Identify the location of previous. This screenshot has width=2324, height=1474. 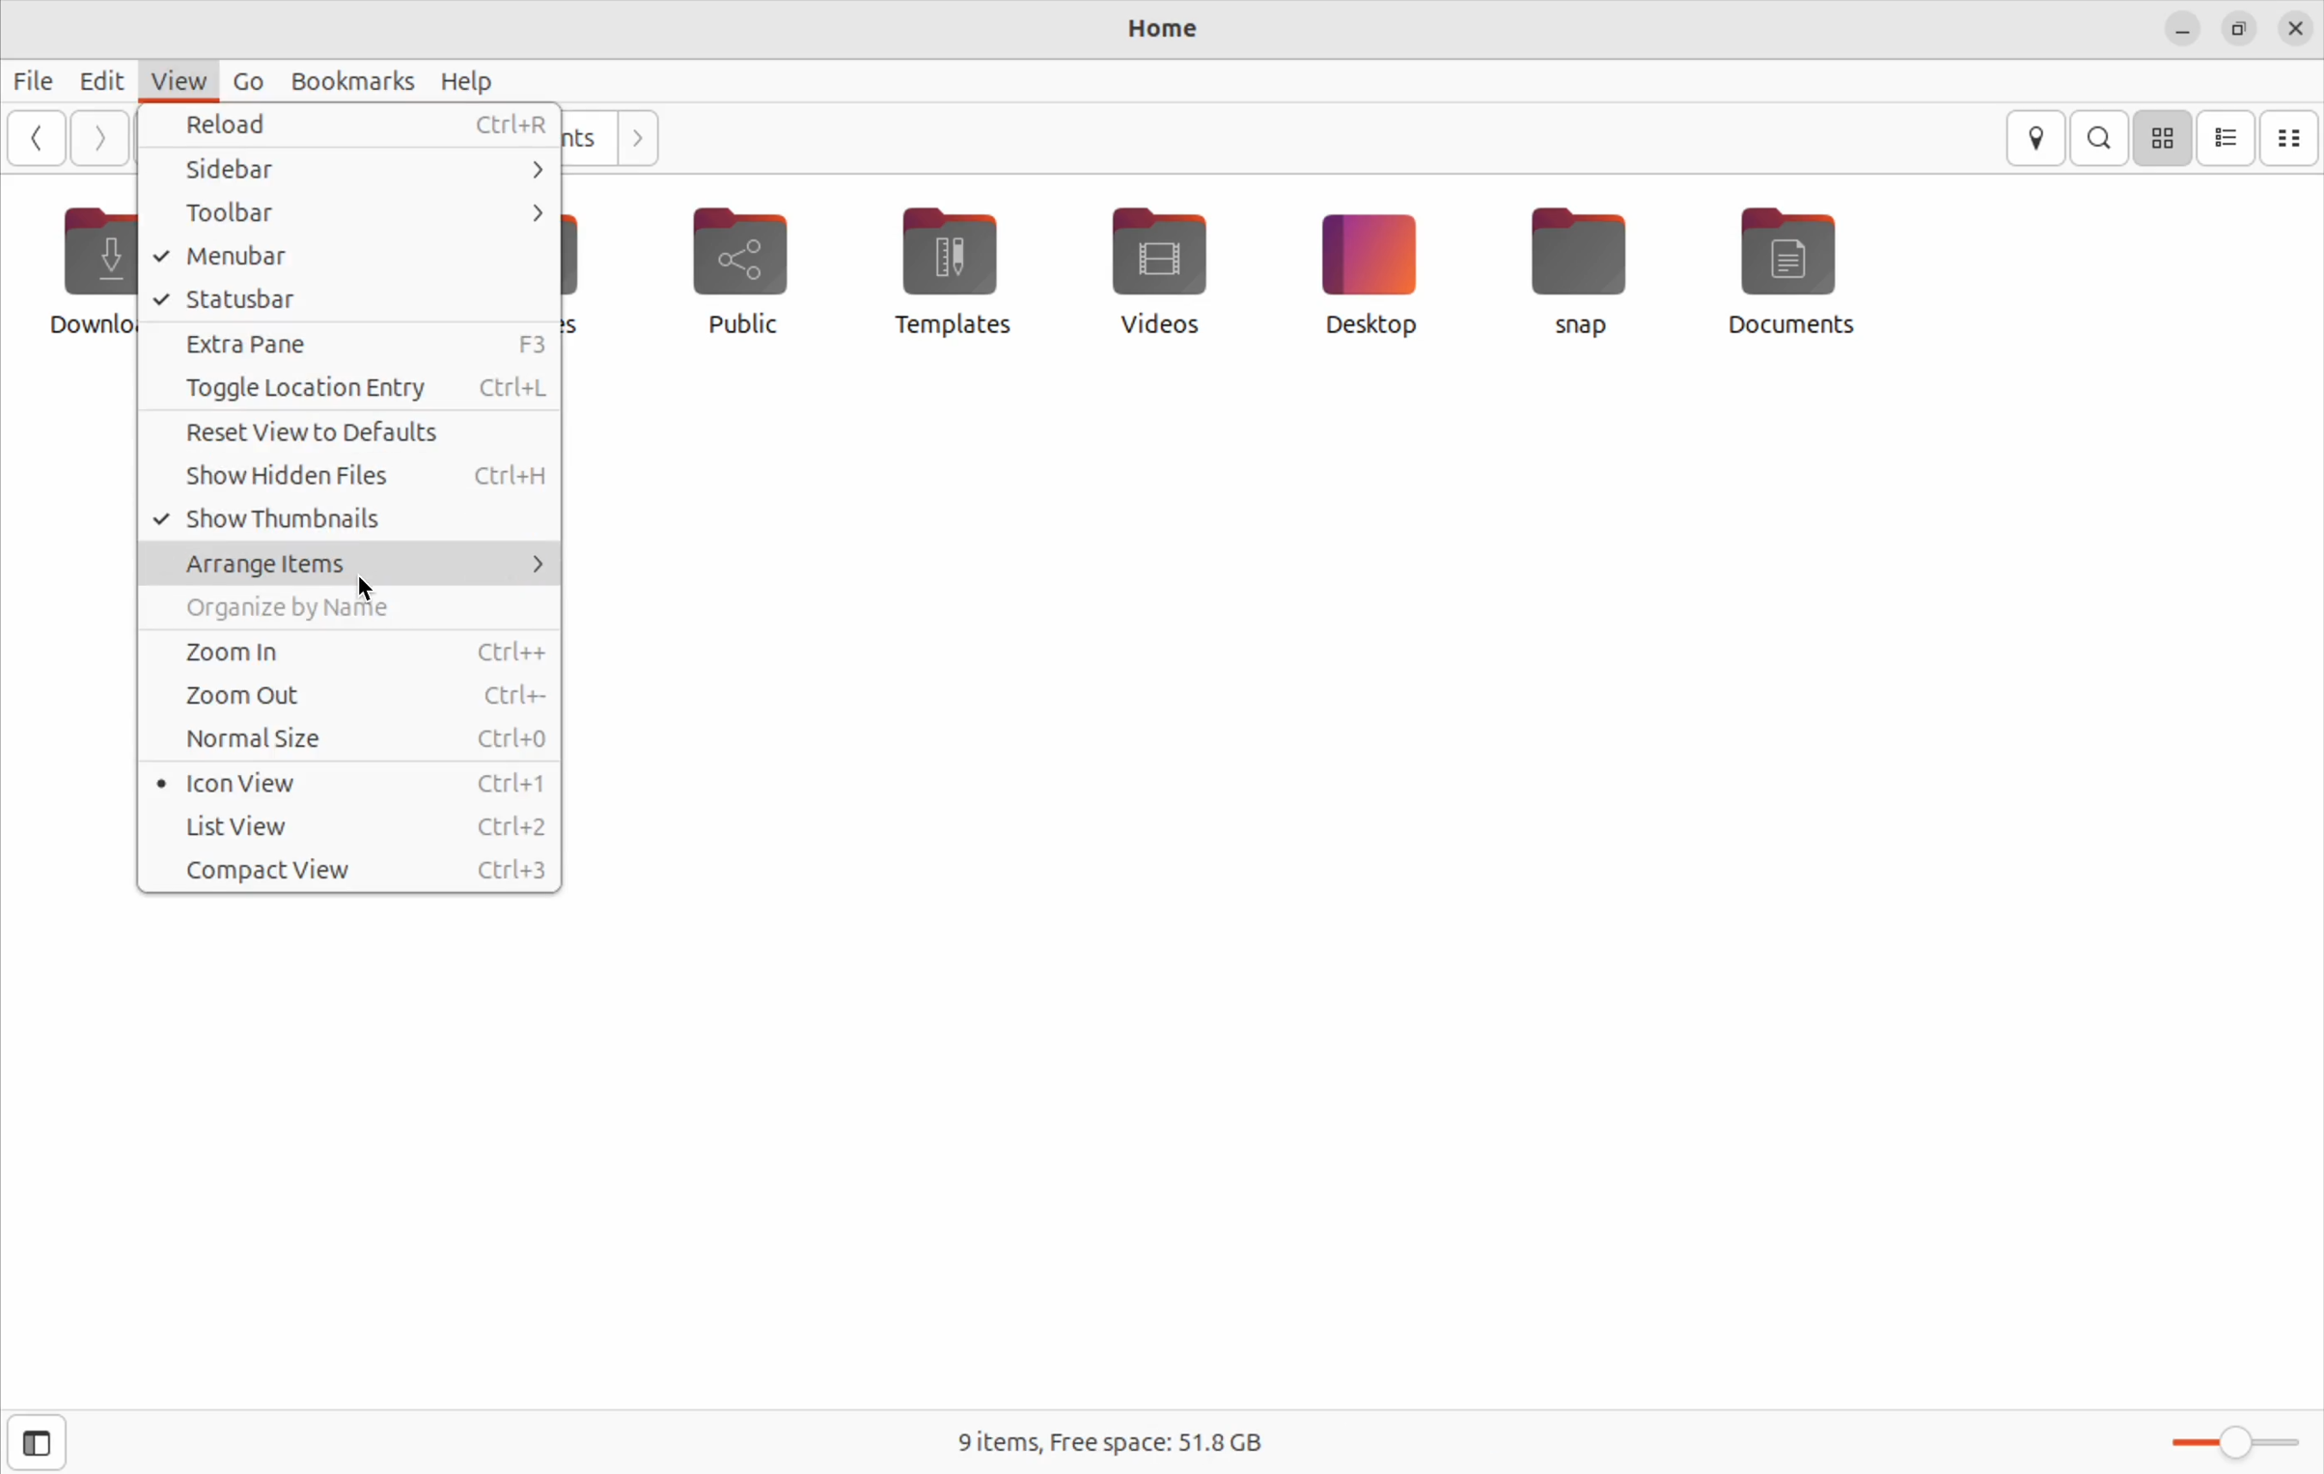
(33, 137).